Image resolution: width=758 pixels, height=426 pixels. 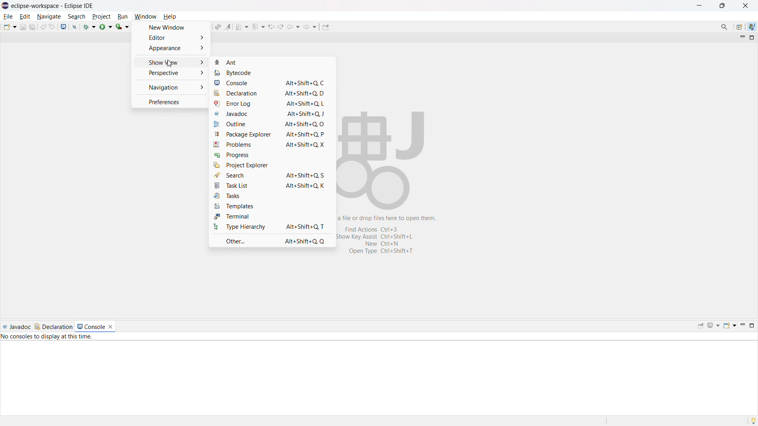 What do you see at coordinates (272, 216) in the screenshot?
I see `terminal` at bounding box center [272, 216].